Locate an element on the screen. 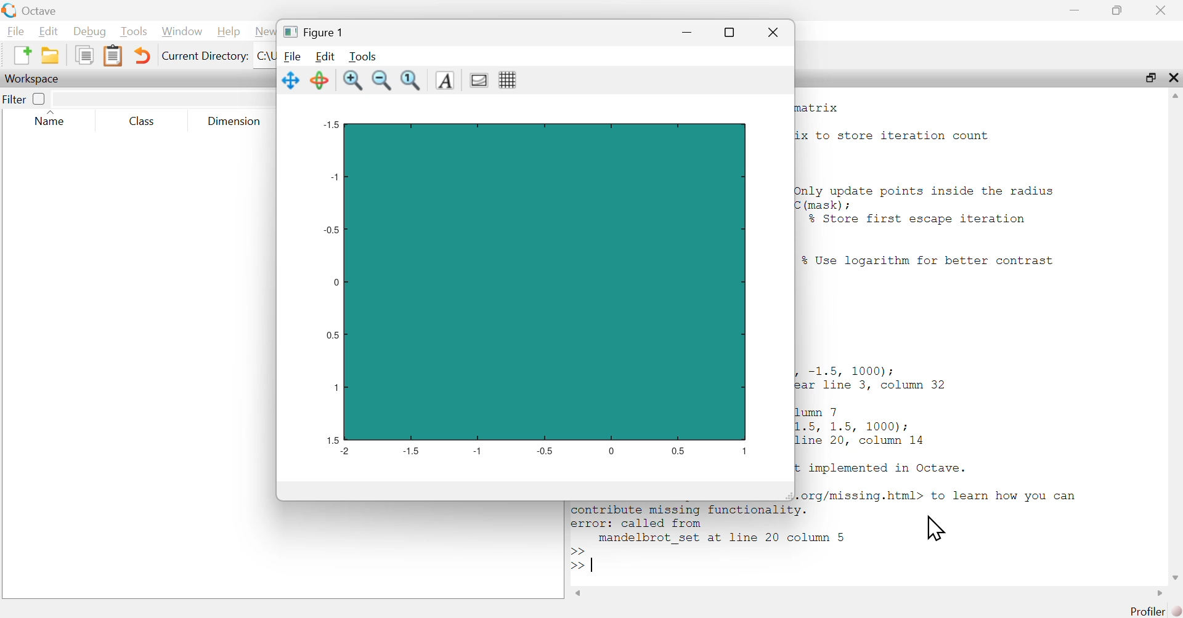 The image size is (1183, 618). X to store iteration count
nly update points inside the radius
(mask) ;
% Store first escape iteration
$ Use logarithm for better contrast
-1.5, 1000):
ar line 3, column 32
umn 7
.5, 1.5, 1000):
ine 20, column 14
implemented in Octave.
org/missing.html> to learn how you can
i N is located at coordinates (938, 332).